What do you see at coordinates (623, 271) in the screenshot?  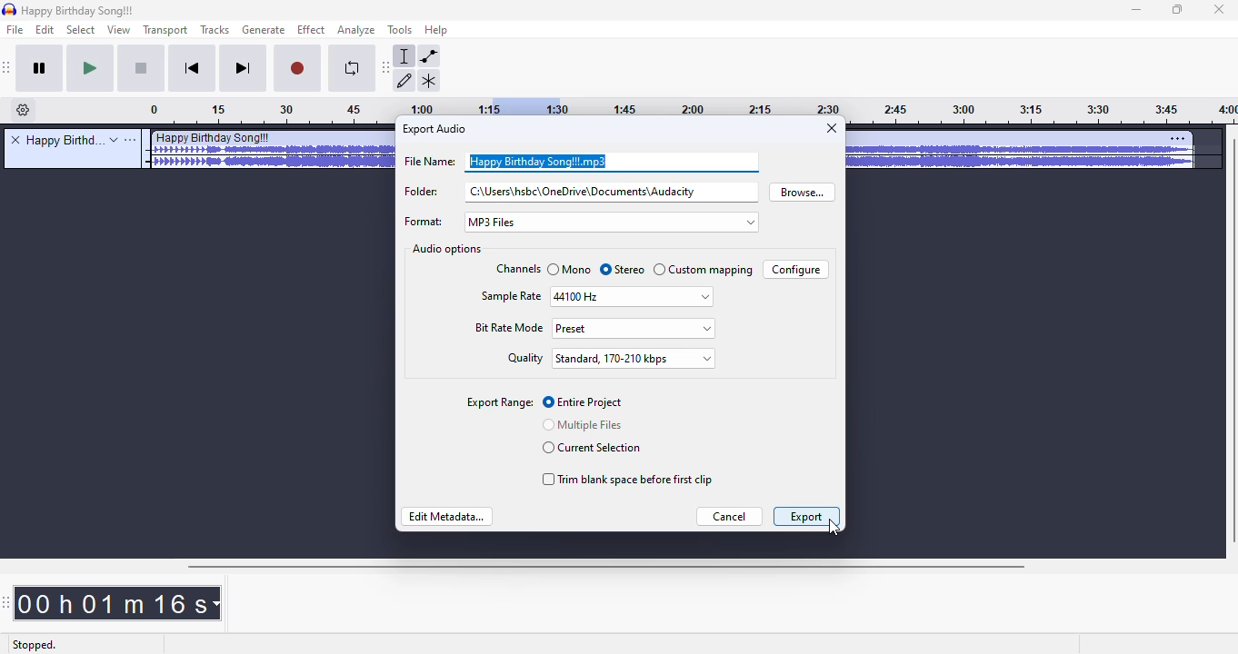 I see `stereo` at bounding box center [623, 271].